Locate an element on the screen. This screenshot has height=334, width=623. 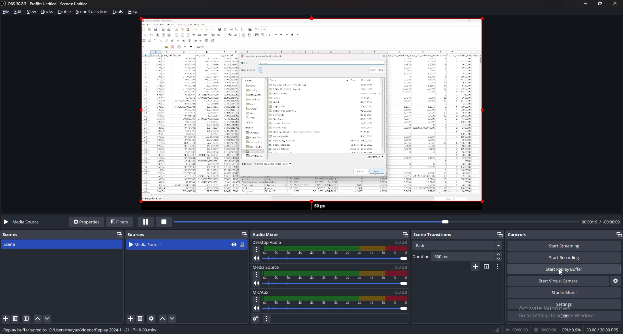
pop out is located at coordinates (120, 234).